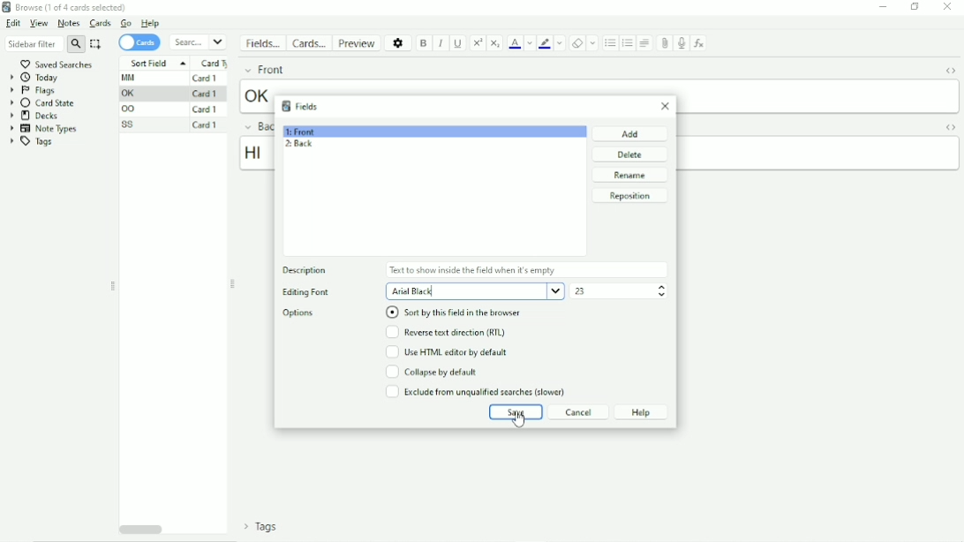  Describe the element at coordinates (305, 131) in the screenshot. I see `1: Front` at that location.